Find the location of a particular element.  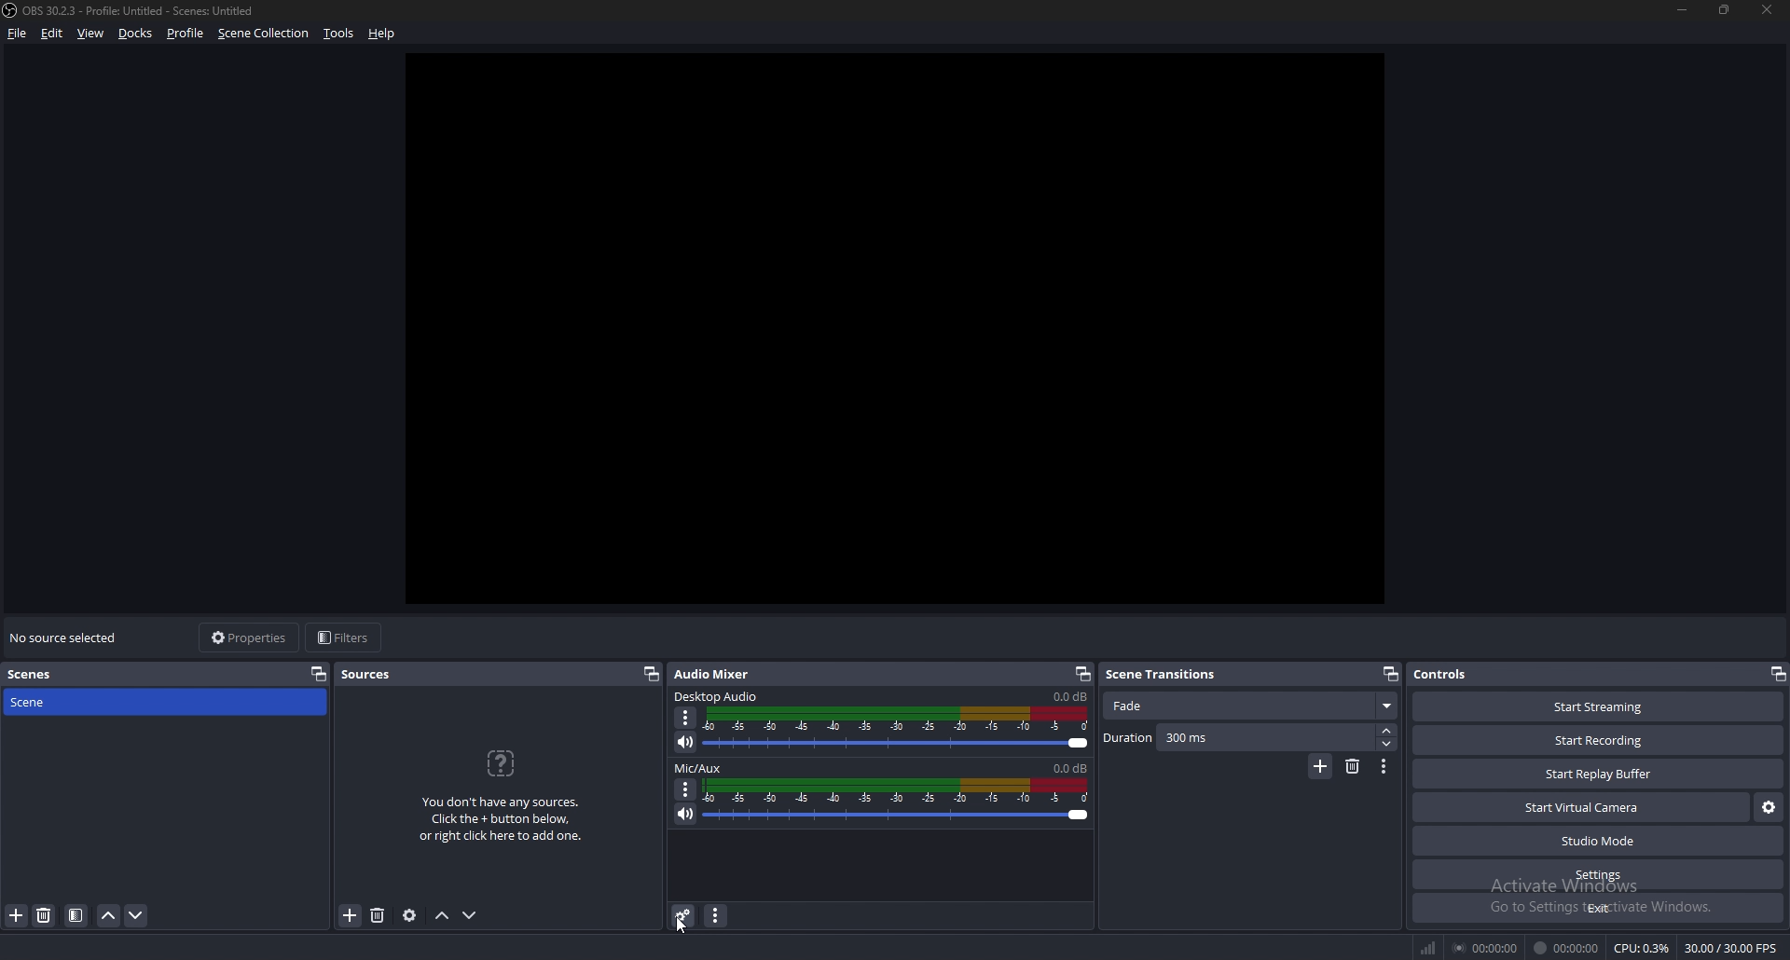

edit is located at coordinates (54, 33).